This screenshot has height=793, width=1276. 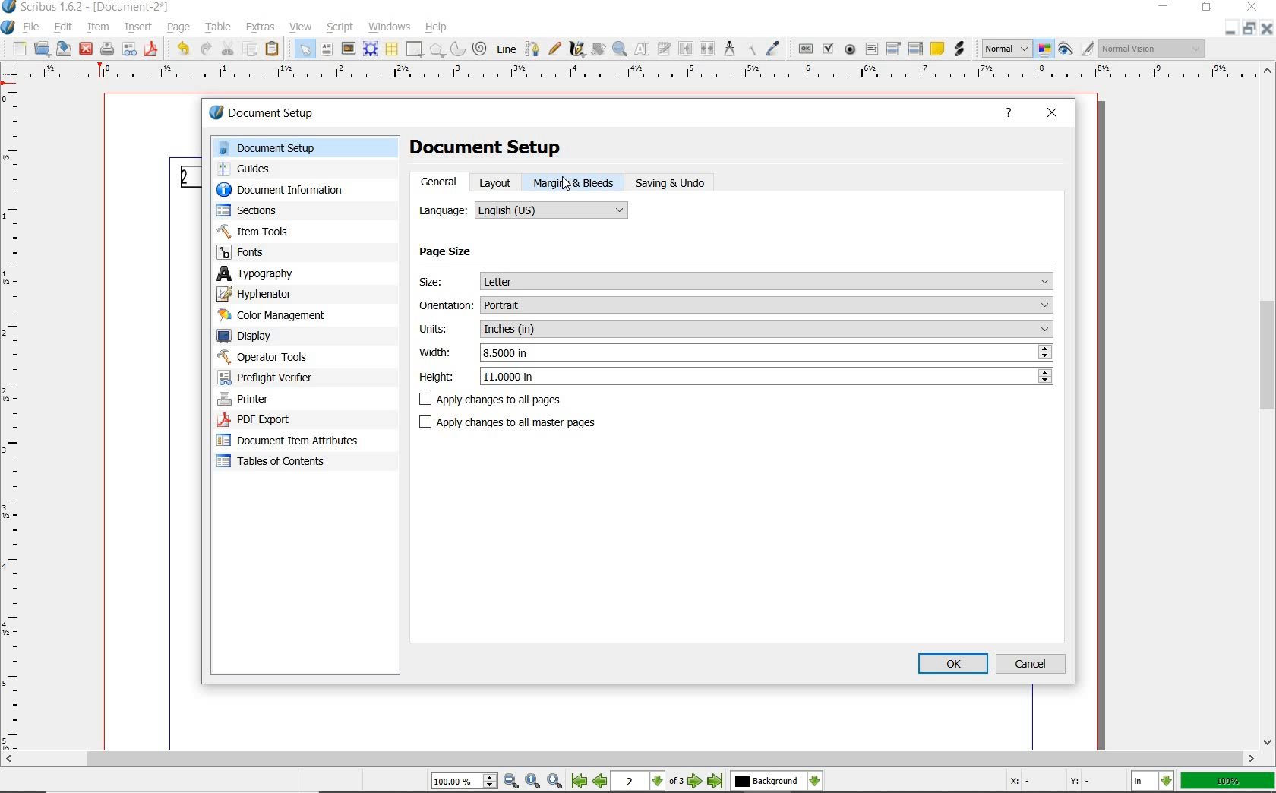 I want to click on visual appearance of the display, so click(x=1154, y=49).